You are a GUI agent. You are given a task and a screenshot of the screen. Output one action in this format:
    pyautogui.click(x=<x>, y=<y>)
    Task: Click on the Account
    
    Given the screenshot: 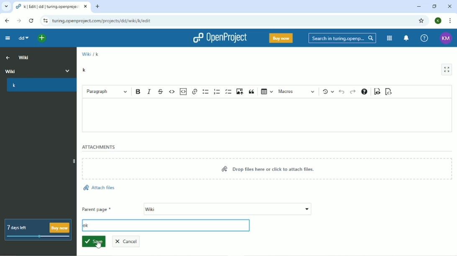 What is the action you would take?
    pyautogui.click(x=438, y=20)
    